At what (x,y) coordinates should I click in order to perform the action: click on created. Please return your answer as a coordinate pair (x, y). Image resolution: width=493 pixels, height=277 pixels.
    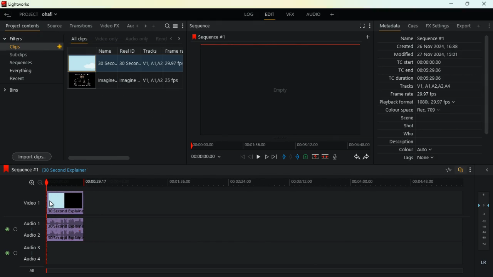
    Looking at the image, I should click on (431, 46).